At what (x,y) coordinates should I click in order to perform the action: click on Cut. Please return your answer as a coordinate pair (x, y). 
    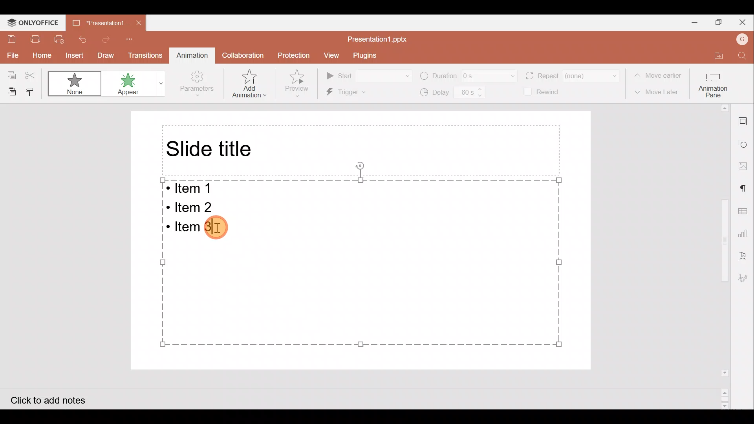
    Looking at the image, I should click on (31, 74).